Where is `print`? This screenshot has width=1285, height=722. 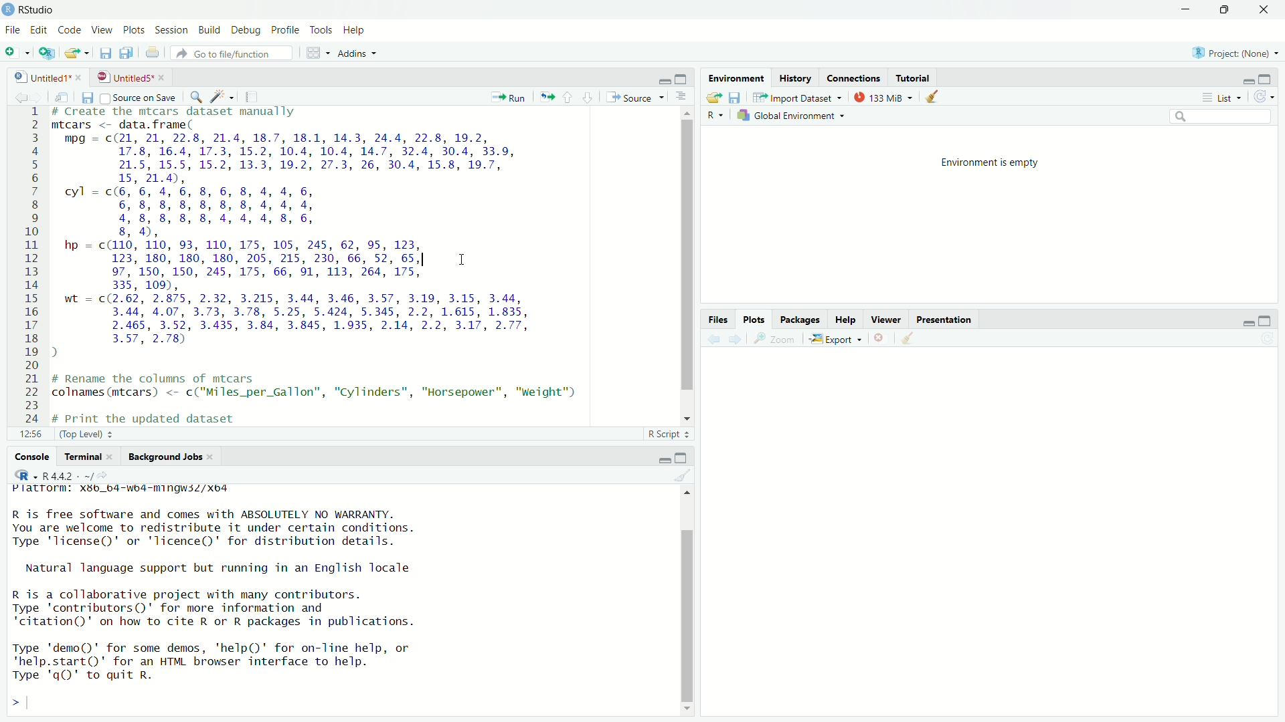 print is located at coordinates (153, 54).